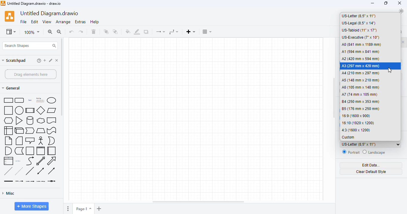  What do you see at coordinates (8, 141) in the screenshot?
I see `note` at bounding box center [8, 141].